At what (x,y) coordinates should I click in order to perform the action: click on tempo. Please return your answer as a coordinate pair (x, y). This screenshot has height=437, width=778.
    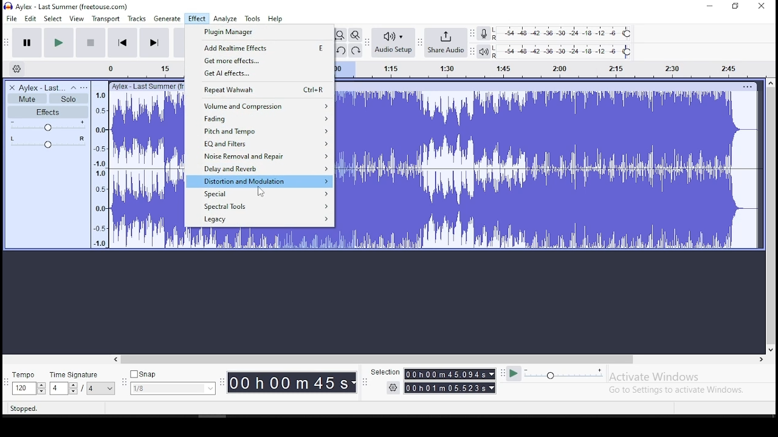
    Looking at the image, I should click on (27, 384).